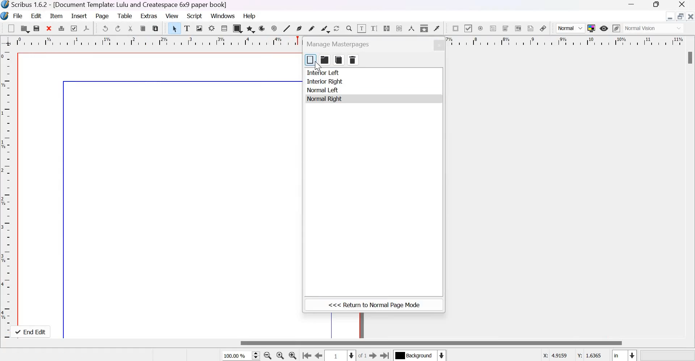  What do you see at coordinates (591, 28) in the screenshot?
I see `Toggle color management system` at bounding box center [591, 28].